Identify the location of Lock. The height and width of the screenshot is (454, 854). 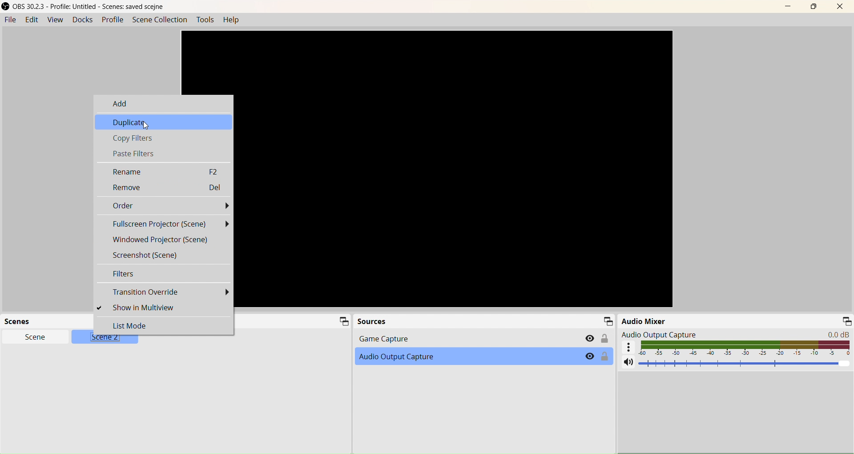
(605, 356).